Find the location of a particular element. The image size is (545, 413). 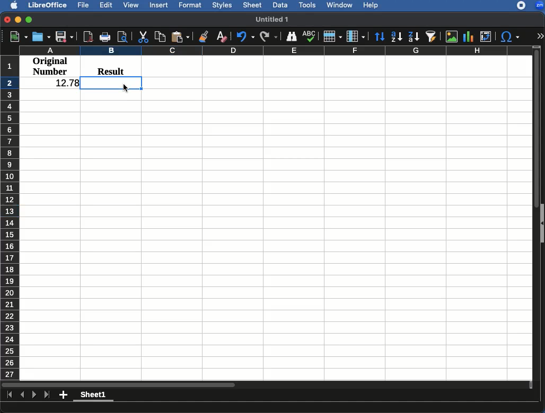

show is located at coordinates (542, 223).